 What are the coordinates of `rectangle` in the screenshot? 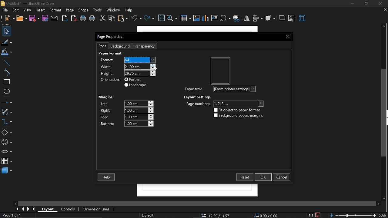 It's located at (7, 83).